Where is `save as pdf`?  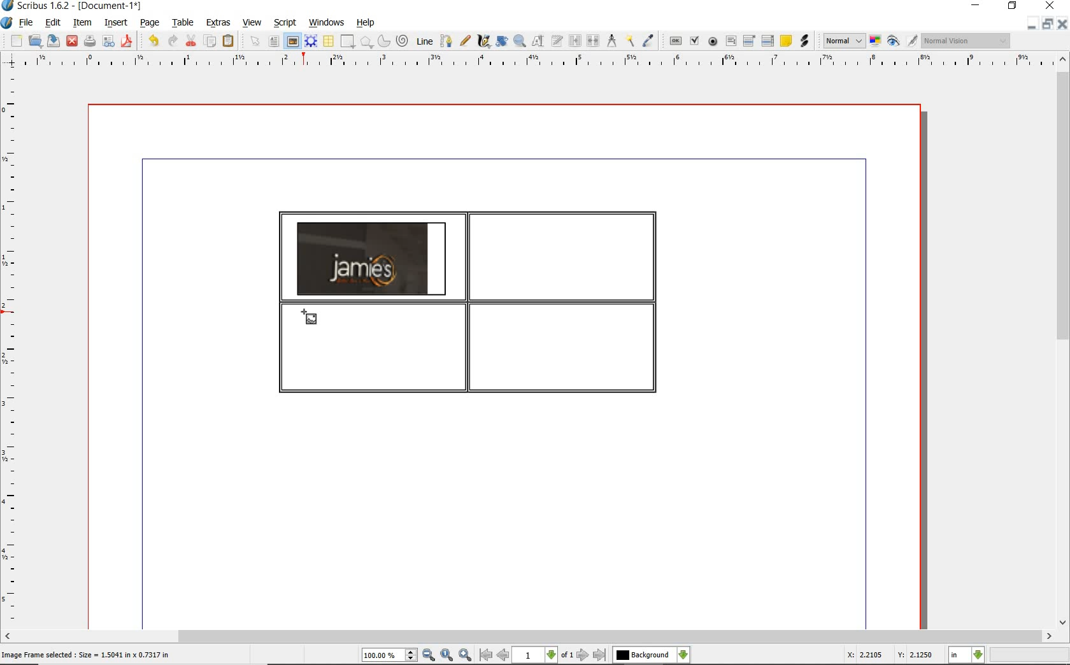 save as pdf is located at coordinates (126, 41).